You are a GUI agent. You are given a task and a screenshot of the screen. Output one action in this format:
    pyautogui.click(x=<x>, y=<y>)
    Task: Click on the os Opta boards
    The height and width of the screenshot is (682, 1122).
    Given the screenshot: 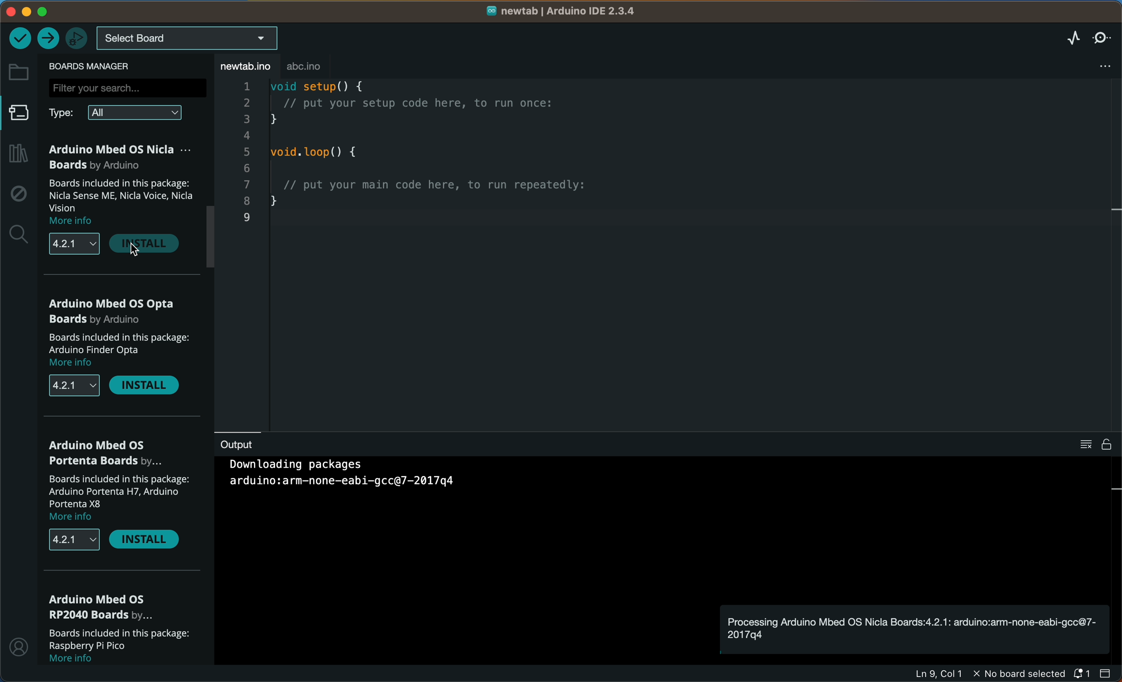 What is the action you would take?
    pyautogui.click(x=113, y=311)
    